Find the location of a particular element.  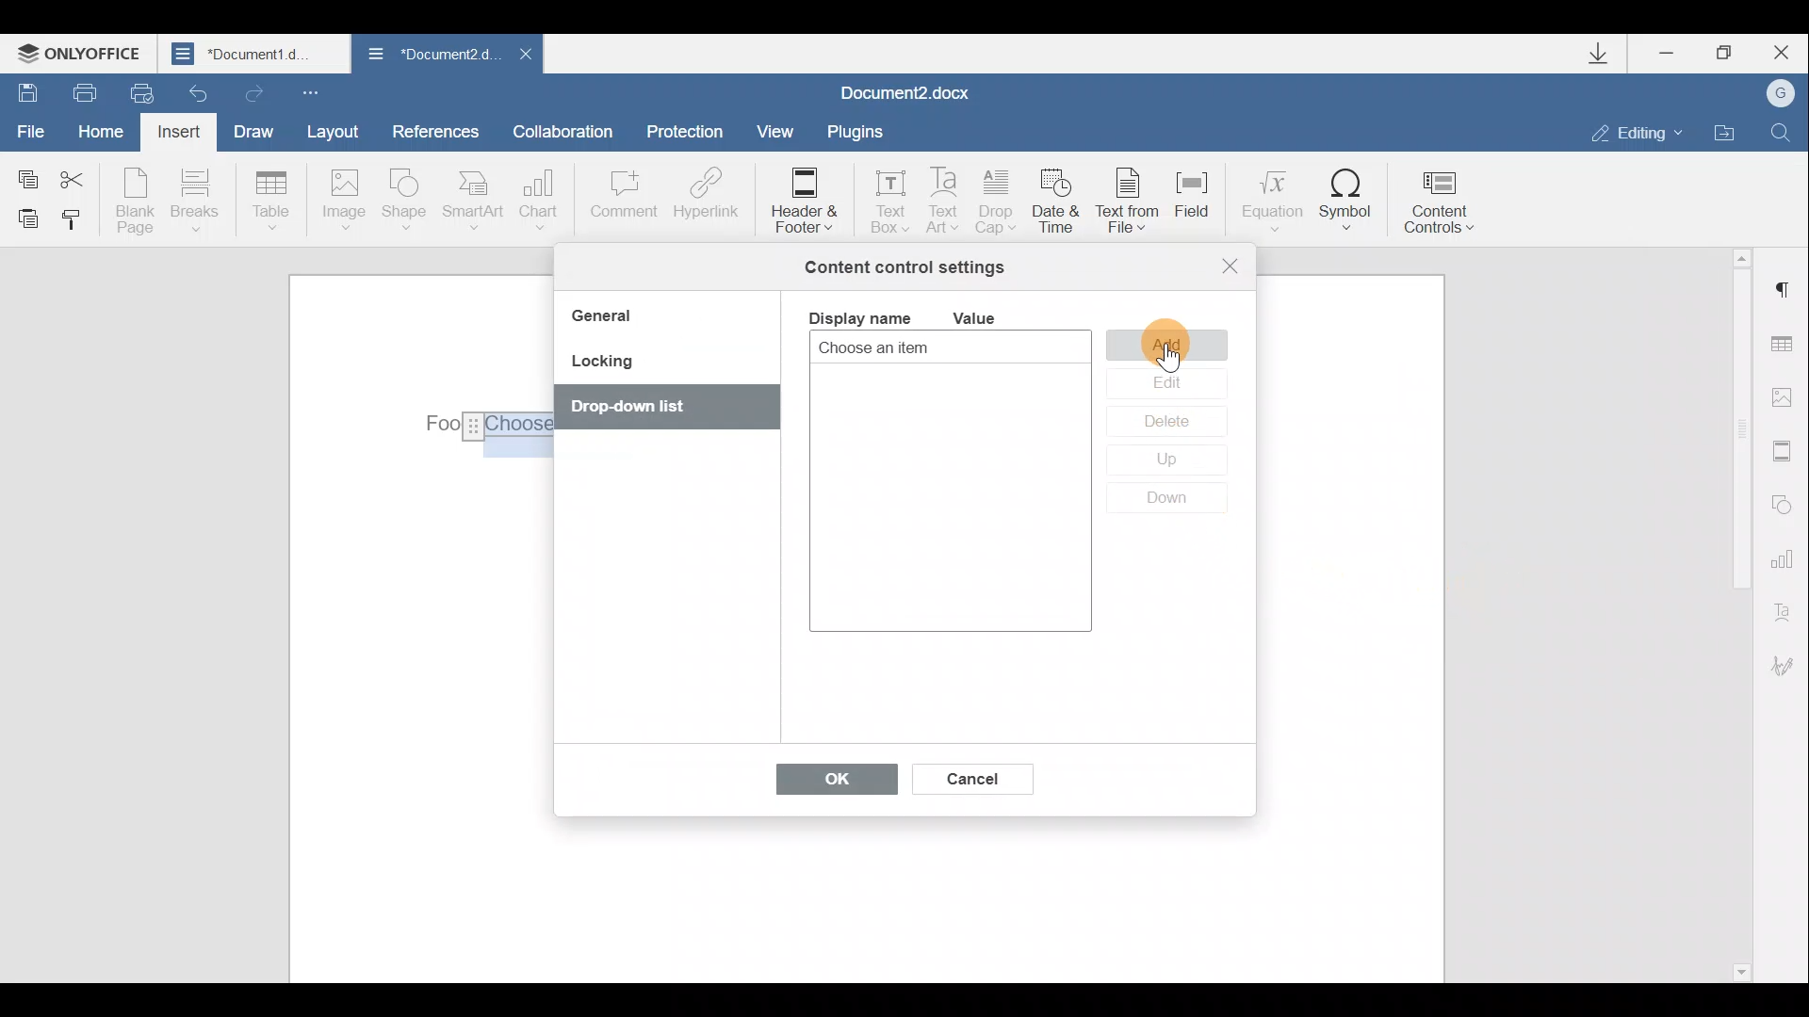

Minimize is located at coordinates (1675, 56).